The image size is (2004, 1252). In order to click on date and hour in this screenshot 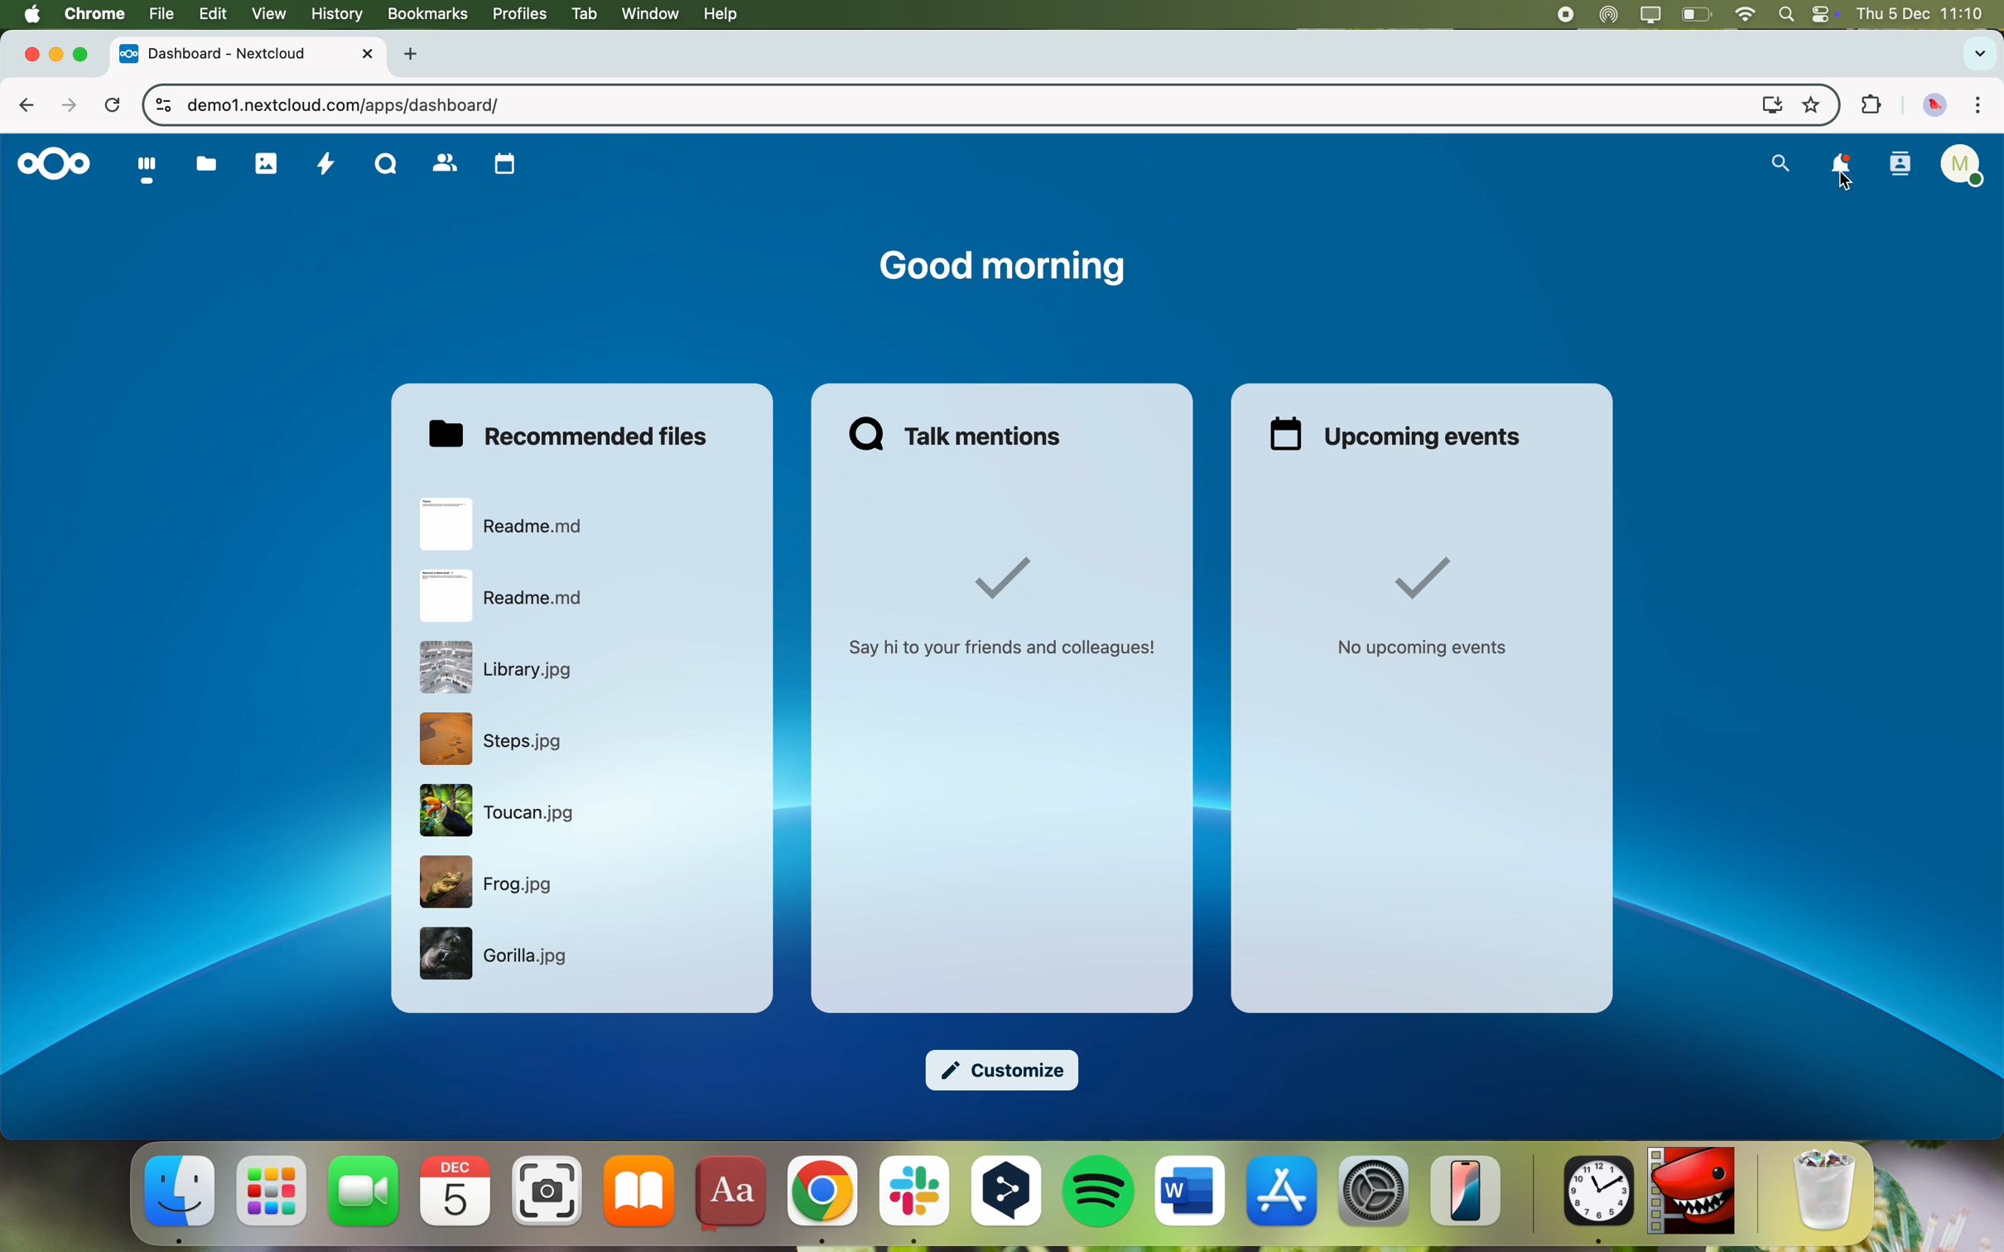, I will do `click(1928, 14)`.